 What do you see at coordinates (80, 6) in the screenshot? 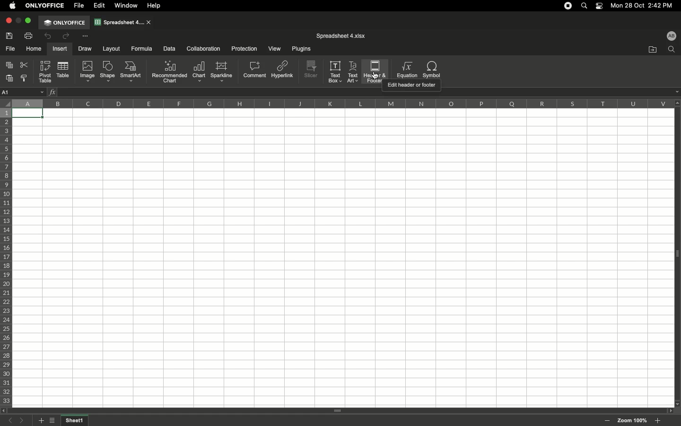
I see `File` at bounding box center [80, 6].